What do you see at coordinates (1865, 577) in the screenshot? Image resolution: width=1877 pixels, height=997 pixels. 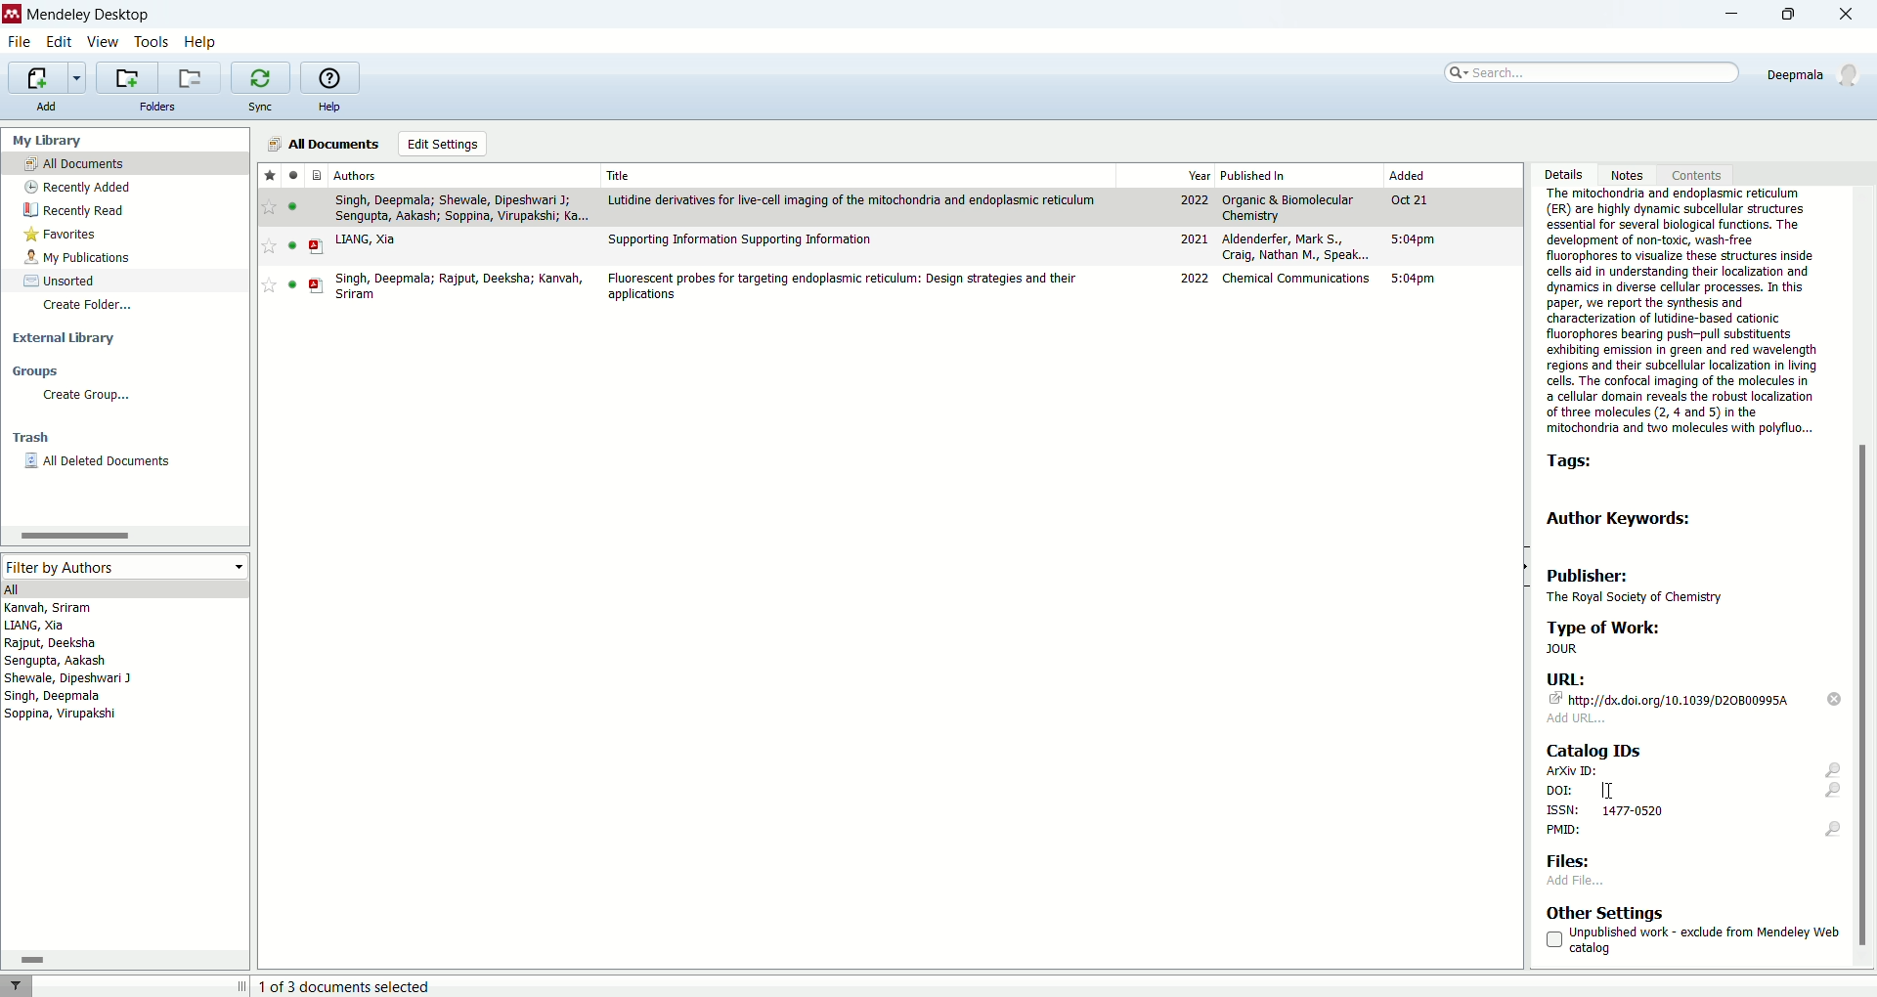 I see `vertical scroll bar` at bounding box center [1865, 577].